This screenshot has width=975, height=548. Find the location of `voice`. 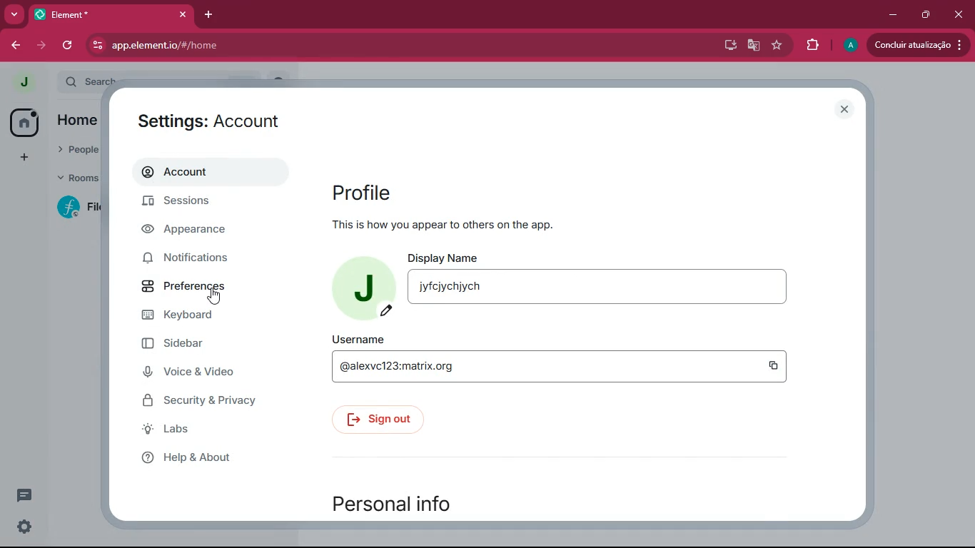

voice is located at coordinates (197, 373).